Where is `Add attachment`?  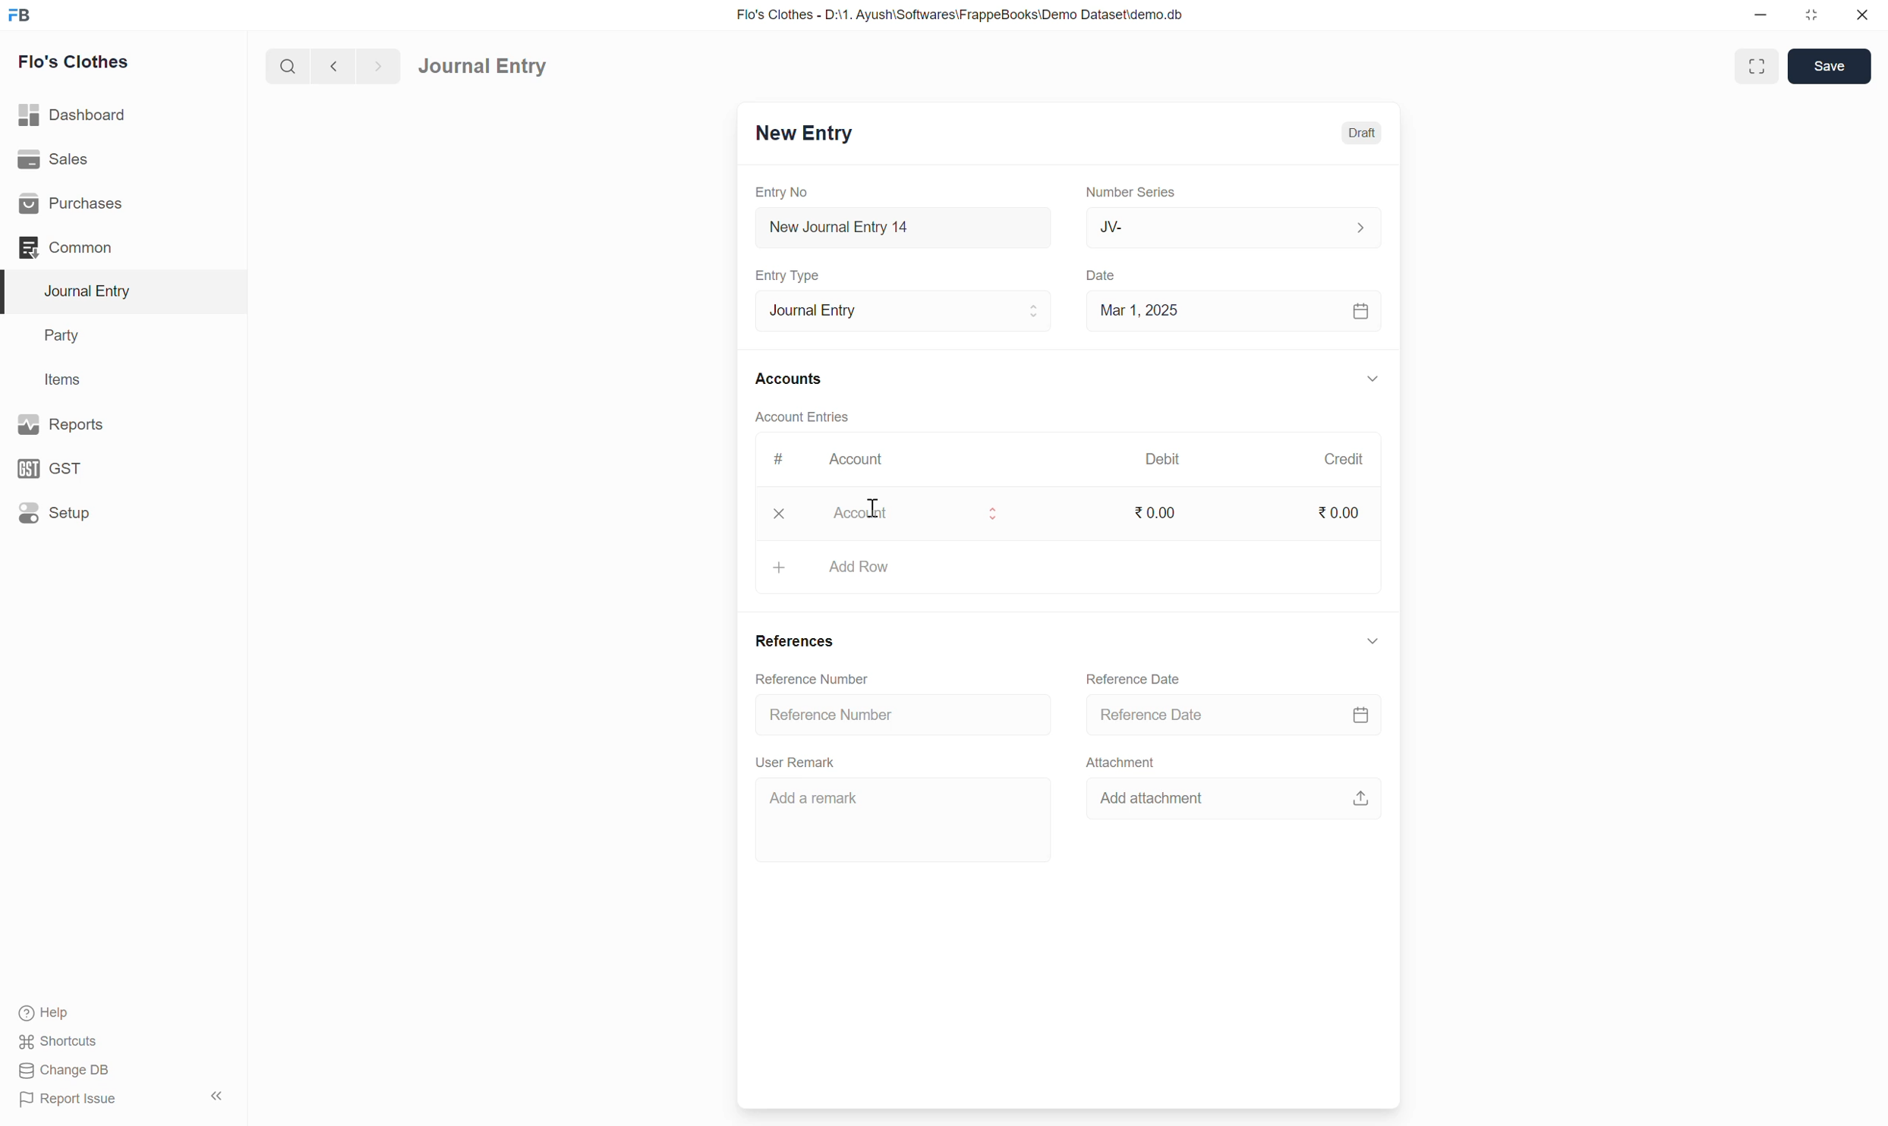
Add attachment is located at coordinates (1165, 799).